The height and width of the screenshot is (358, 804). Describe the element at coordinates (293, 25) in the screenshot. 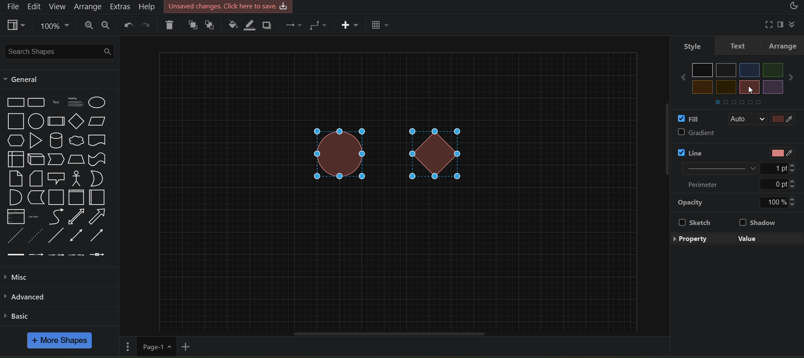

I see `connection` at that location.